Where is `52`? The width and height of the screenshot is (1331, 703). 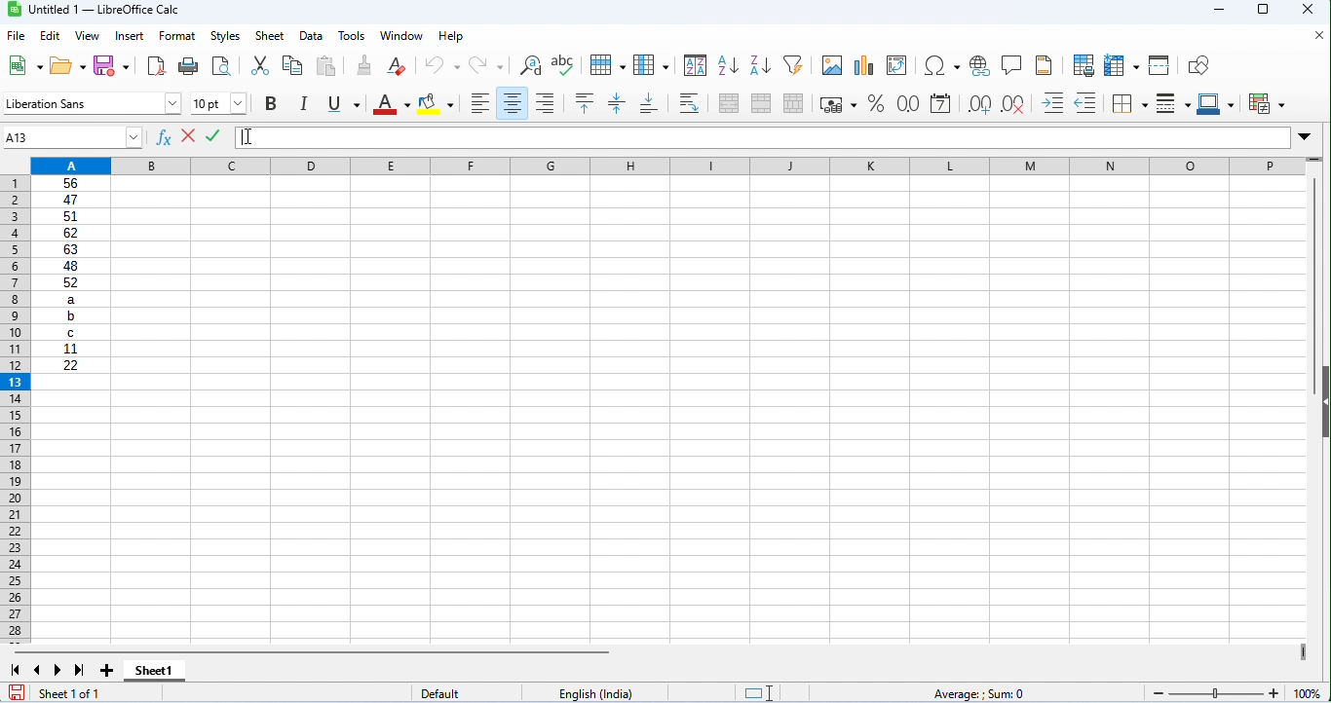
52 is located at coordinates (71, 282).